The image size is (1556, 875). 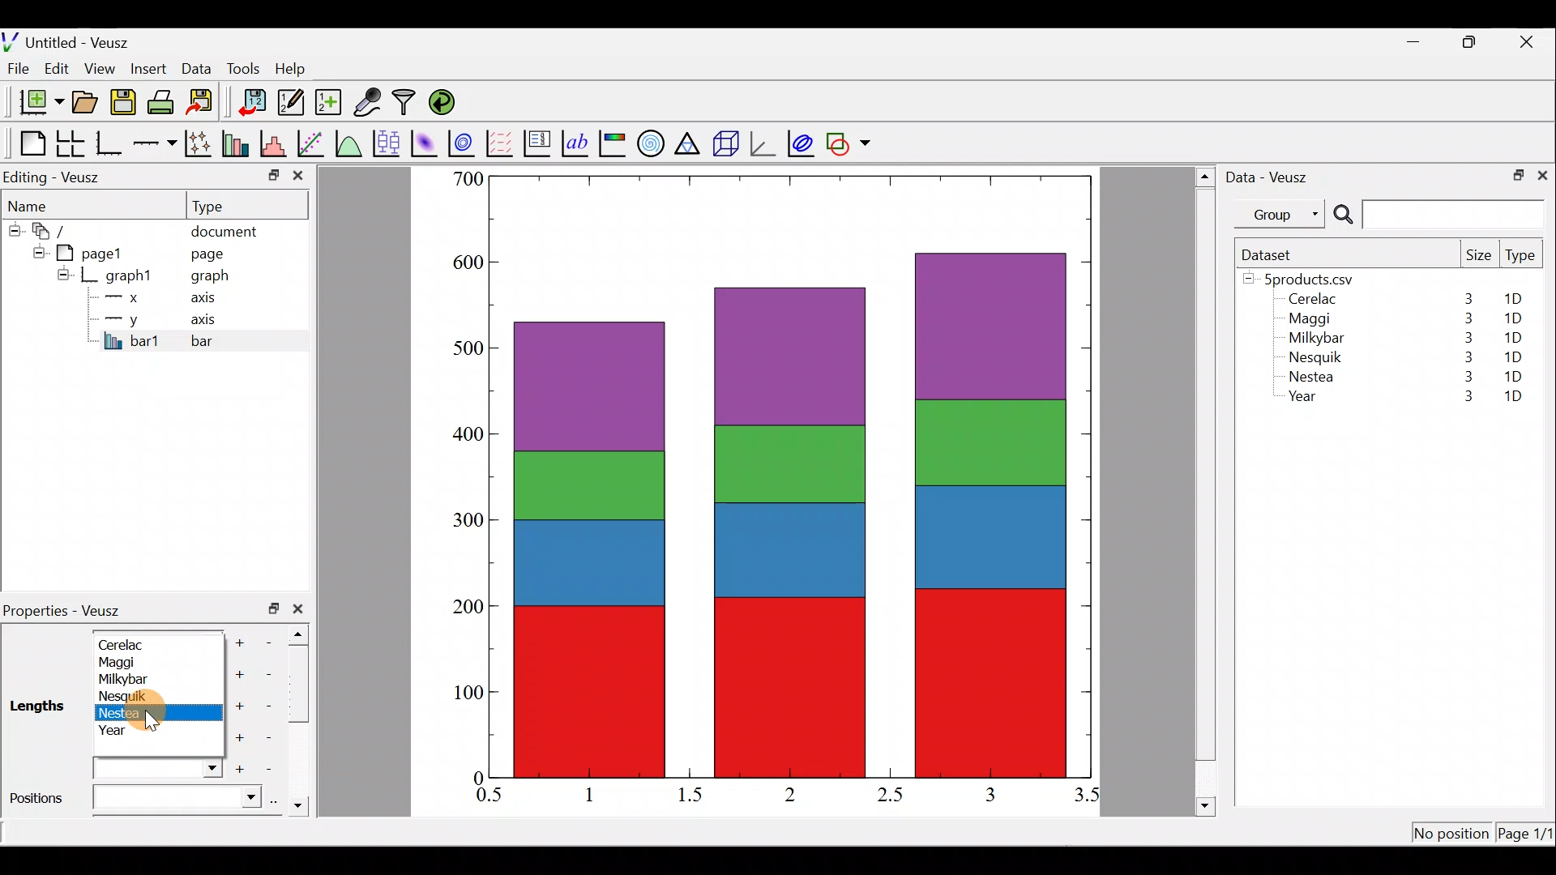 What do you see at coordinates (1513, 398) in the screenshot?
I see `1D` at bounding box center [1513, 398].